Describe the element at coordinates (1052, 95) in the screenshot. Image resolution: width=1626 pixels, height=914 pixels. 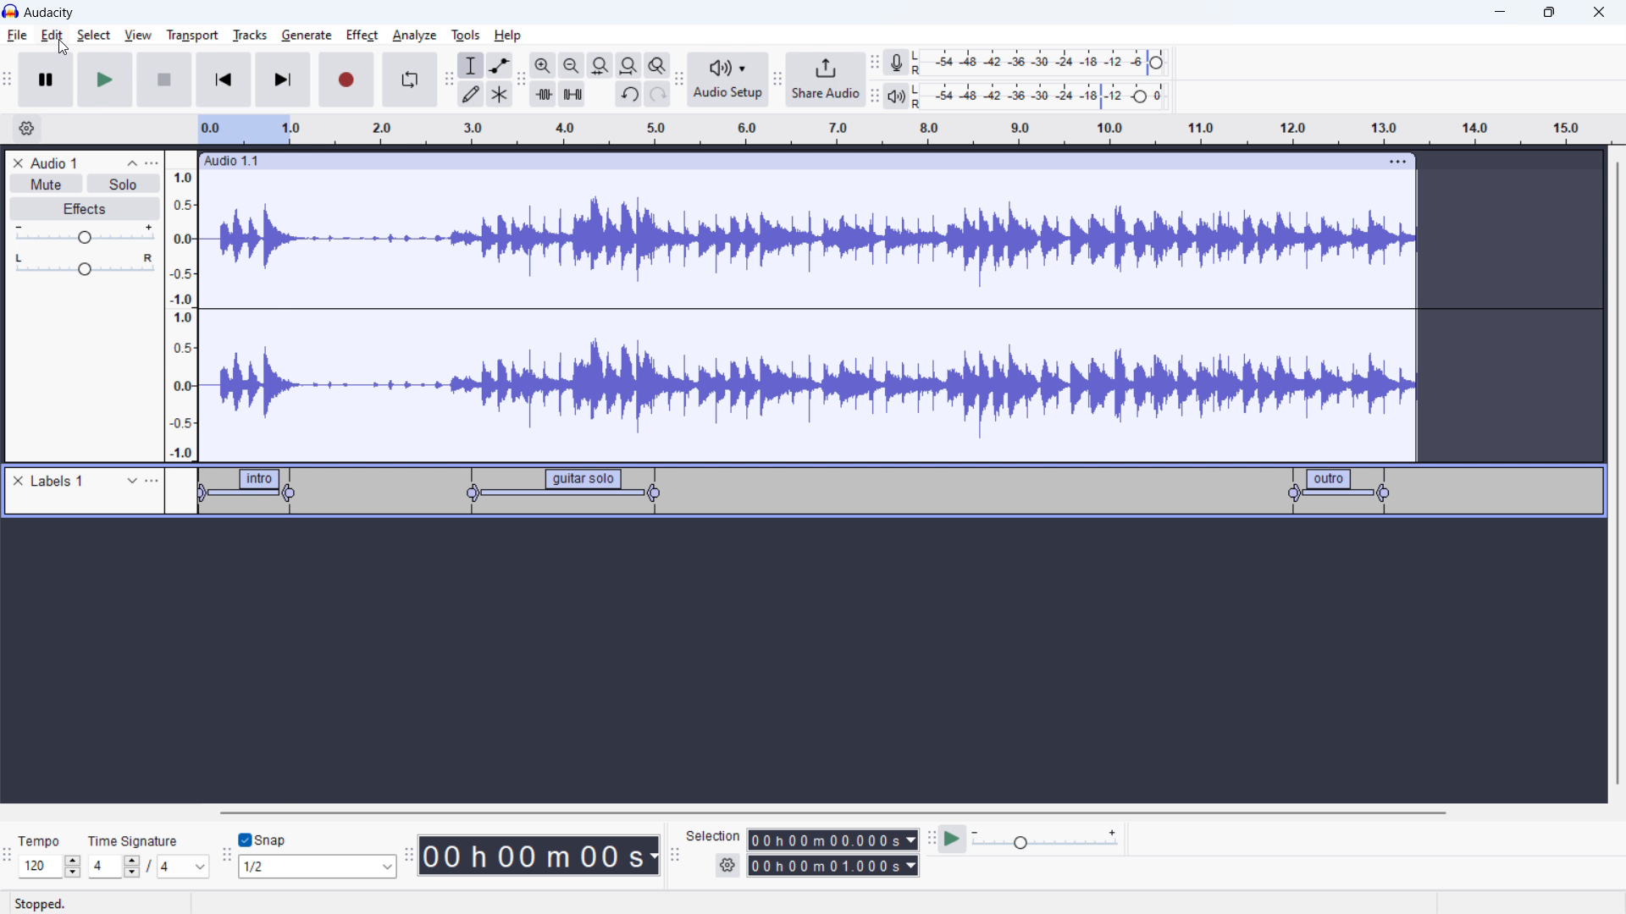
I see `playback level` at that location.